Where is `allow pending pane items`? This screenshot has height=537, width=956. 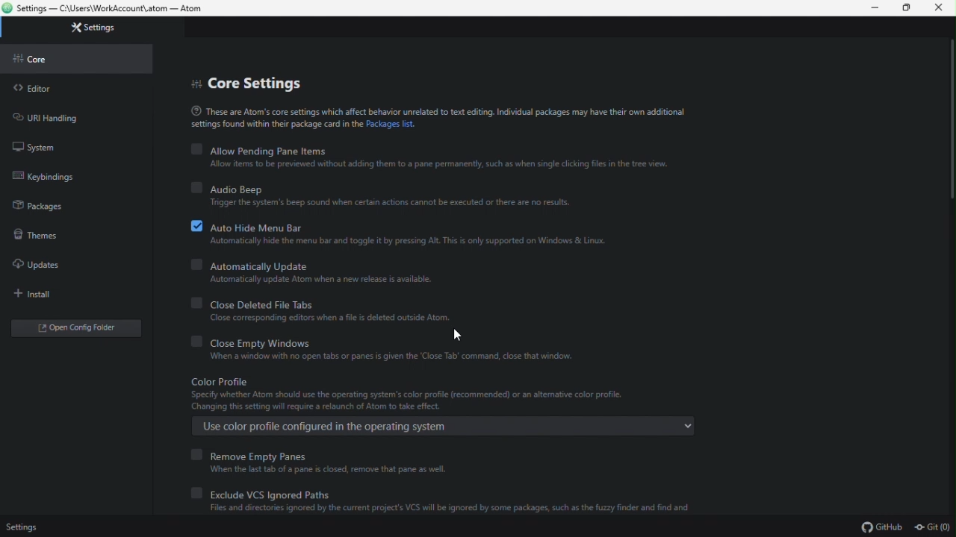
allow pending pane items is located at coordinates (429, 150).